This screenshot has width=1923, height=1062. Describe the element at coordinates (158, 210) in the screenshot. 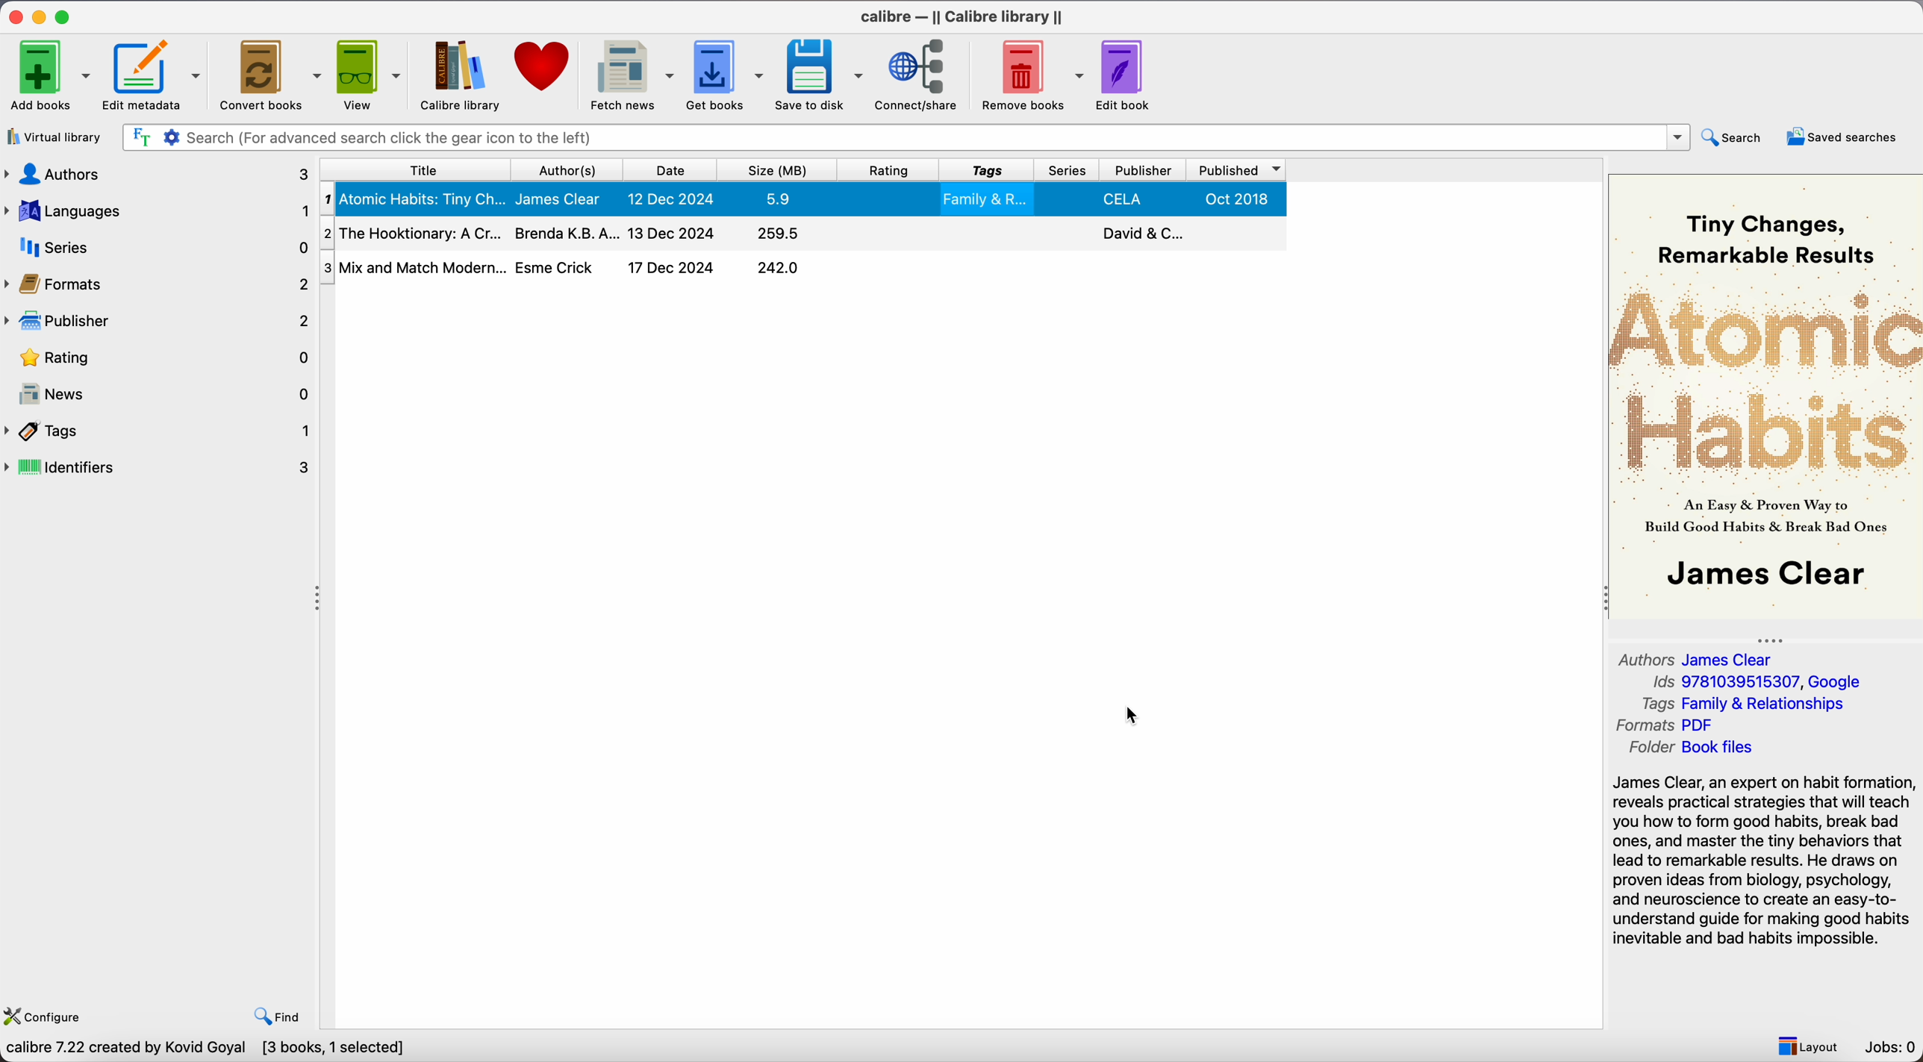

I see `languages` at that location.